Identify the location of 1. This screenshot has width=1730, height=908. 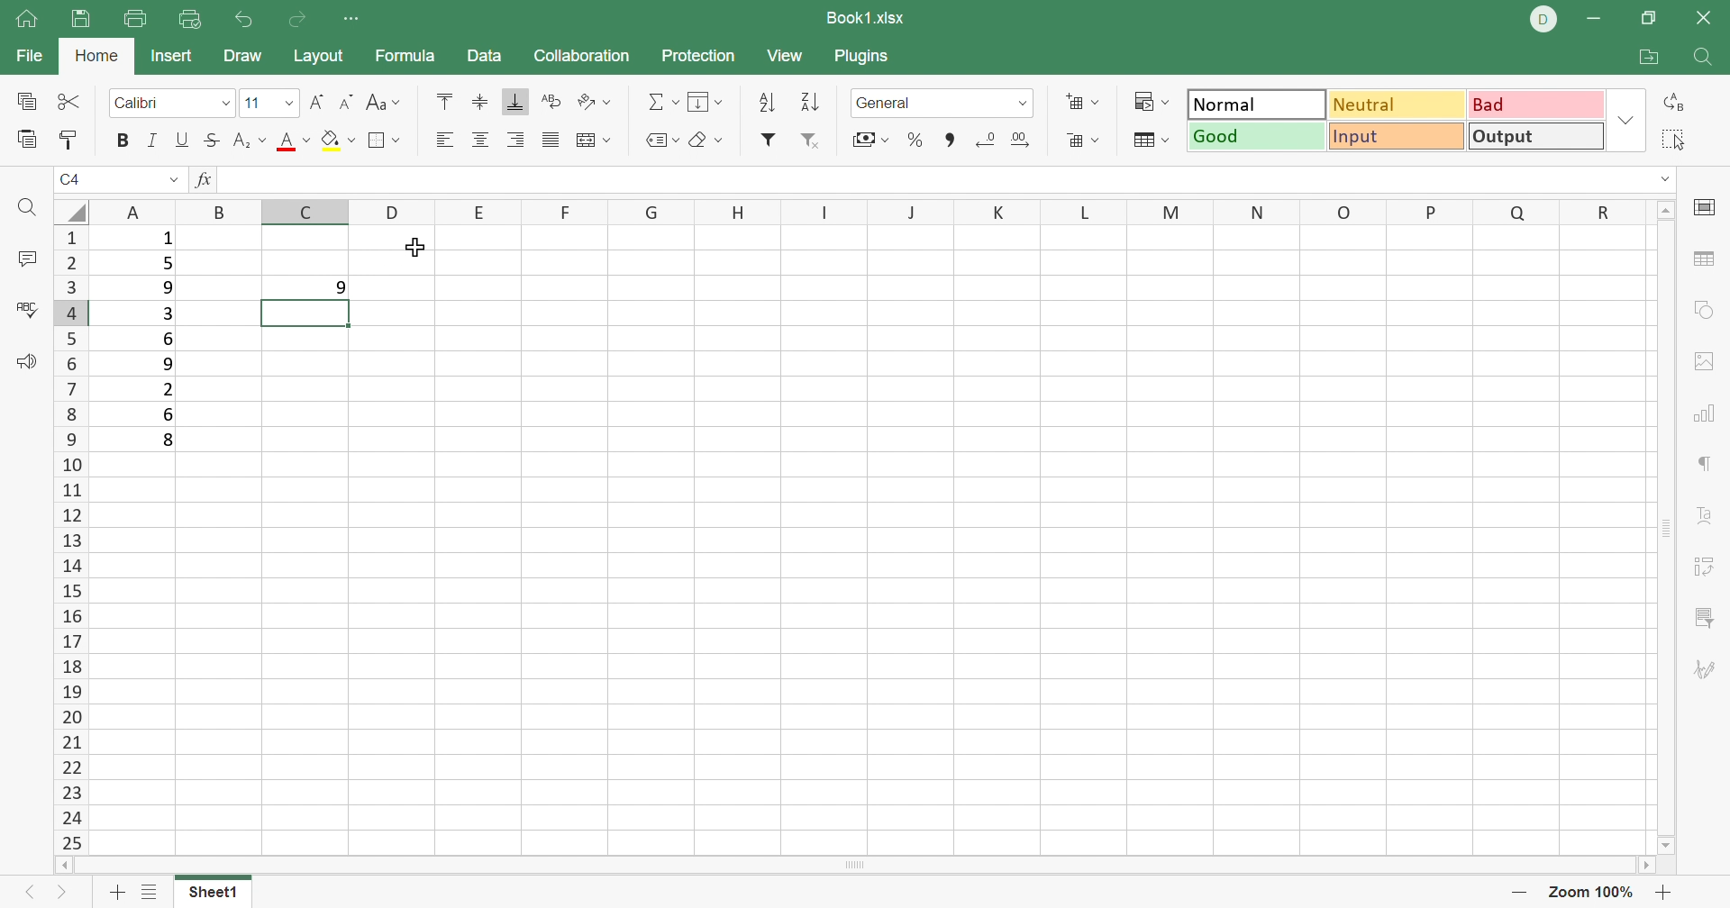
(168, 239).